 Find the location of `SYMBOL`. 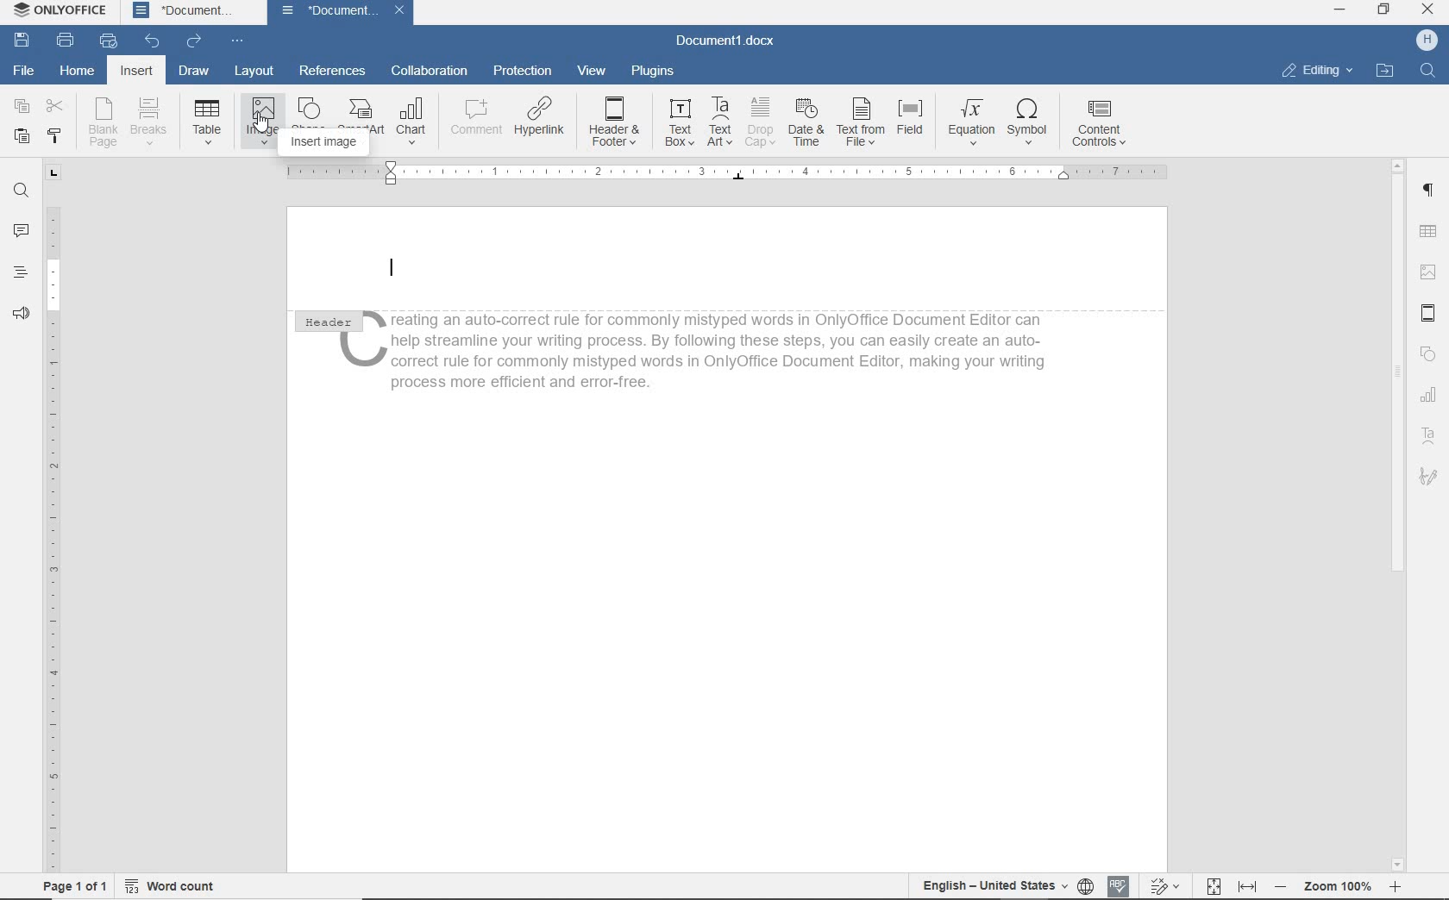

SYMBOL is located at coordinates (1029, 126).